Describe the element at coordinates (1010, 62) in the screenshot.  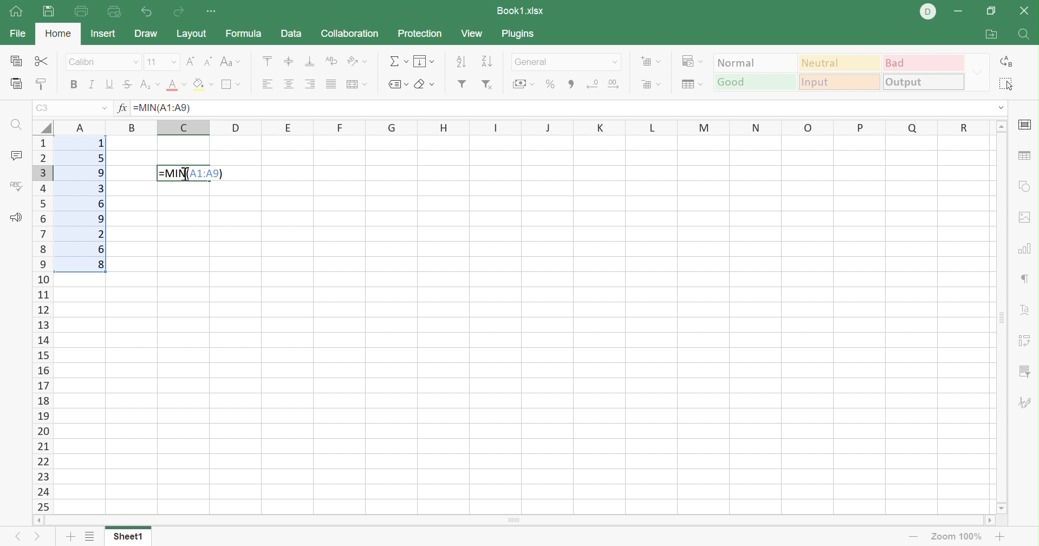
I see `Replace` at that location.